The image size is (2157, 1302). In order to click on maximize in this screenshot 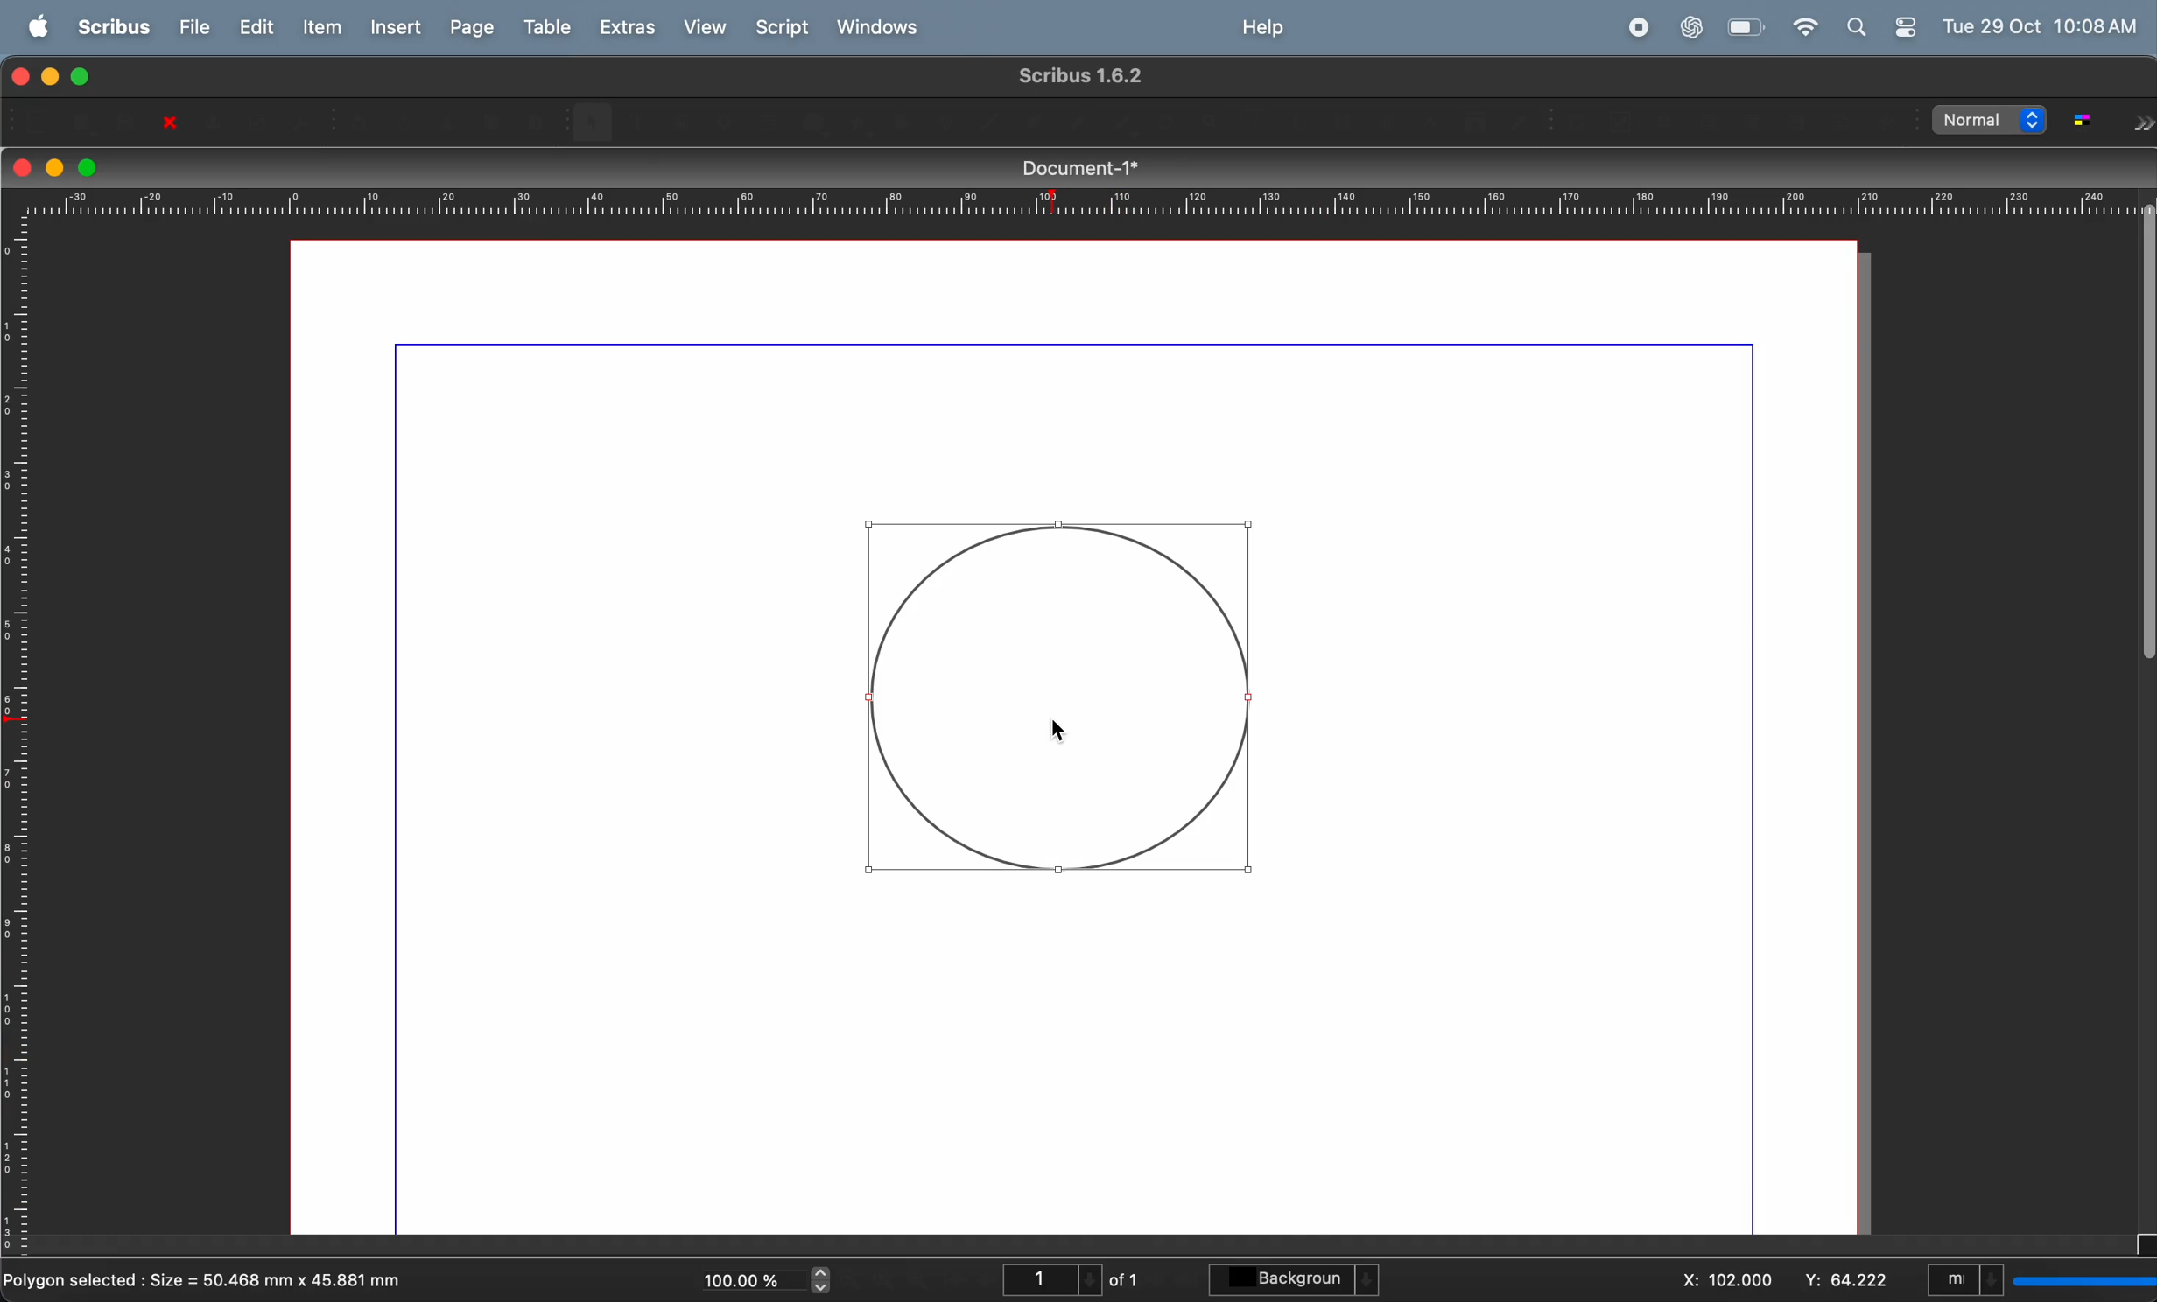, I will do `click(89, 167)`.